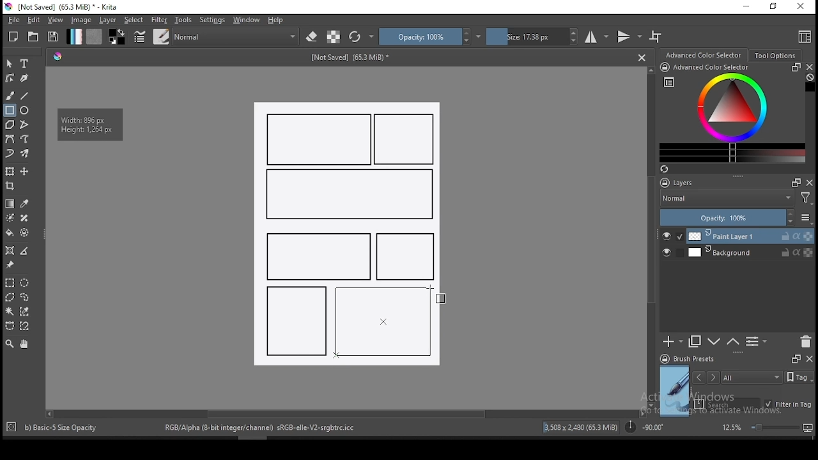 This screenshot has height=460, width=818. I want to click on choose workspace, so click(803, 36).